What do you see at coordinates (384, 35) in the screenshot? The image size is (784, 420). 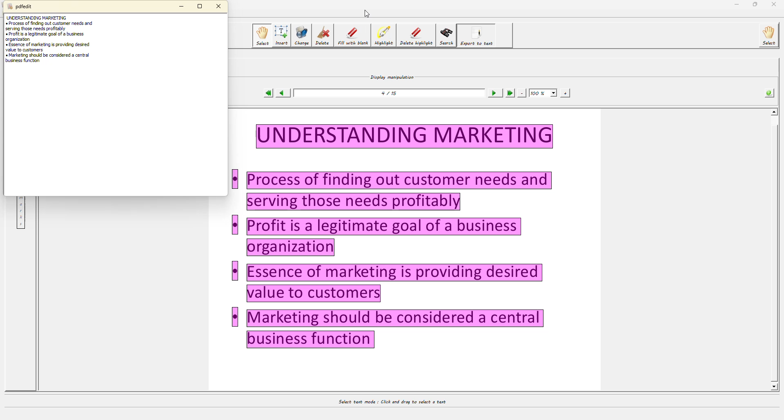 I see `highlight` at bounding box center [384, 35].